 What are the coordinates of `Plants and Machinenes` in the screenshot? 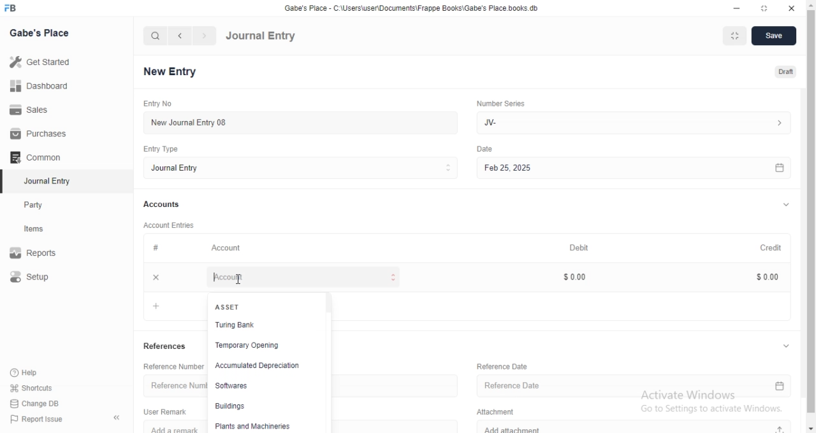 It's located at (255, 426).